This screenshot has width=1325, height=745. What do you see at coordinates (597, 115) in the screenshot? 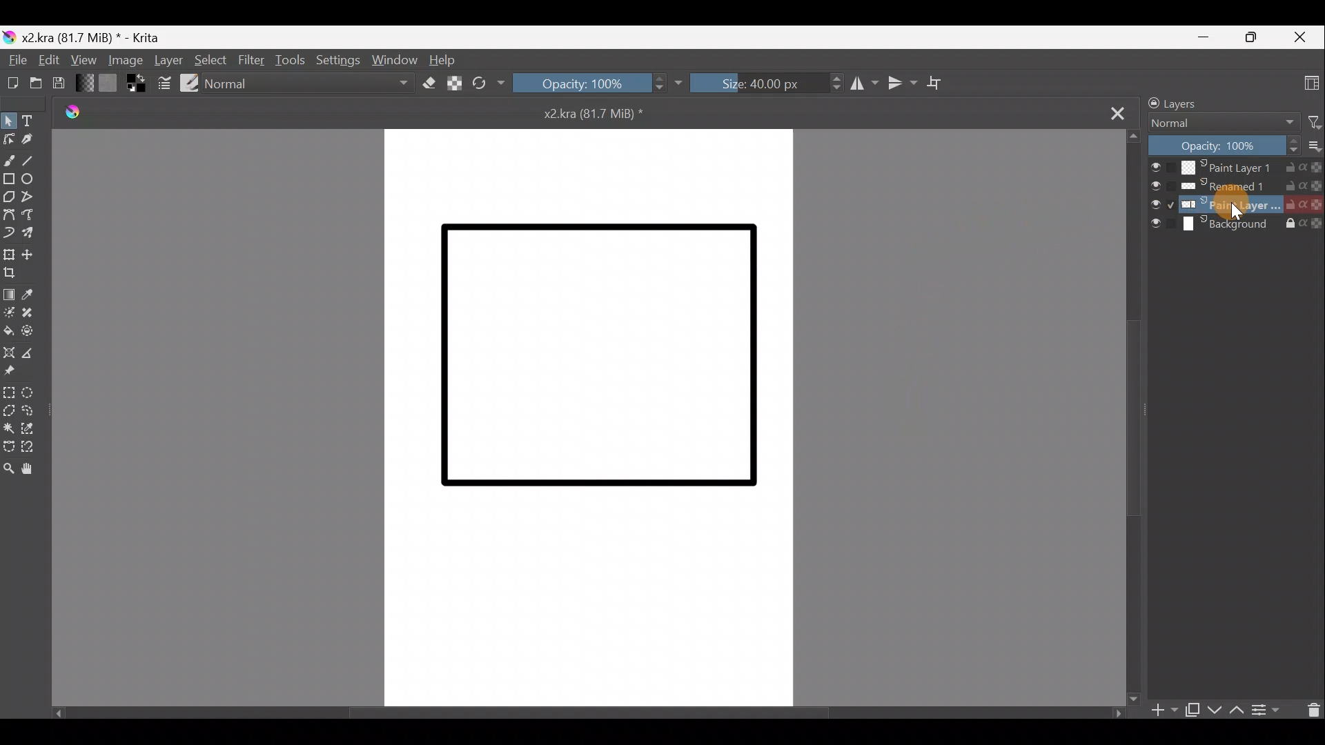
I see `x2kra (81.7 MiB) *` at bounding box center [597, 115].